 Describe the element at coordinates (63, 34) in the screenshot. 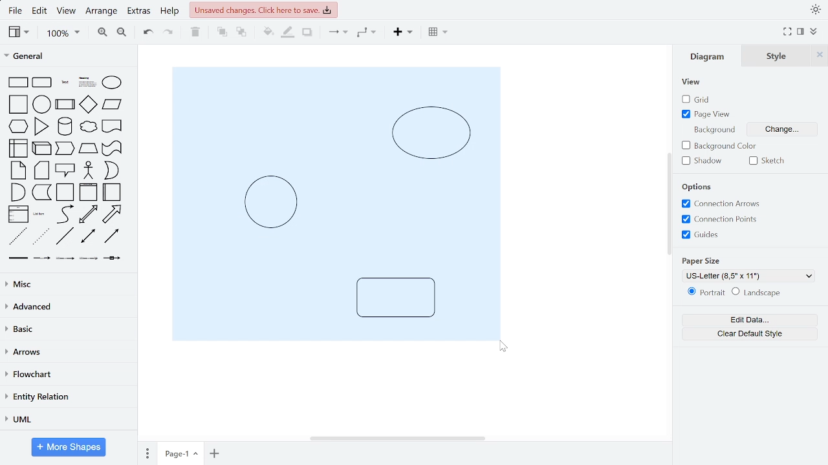

I see `100%` at that location.